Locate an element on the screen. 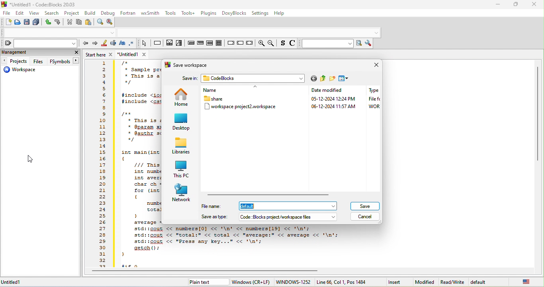 Image resolution: width=544 pixels, height=287 pixels. paste is located at coordinates (88, 22).